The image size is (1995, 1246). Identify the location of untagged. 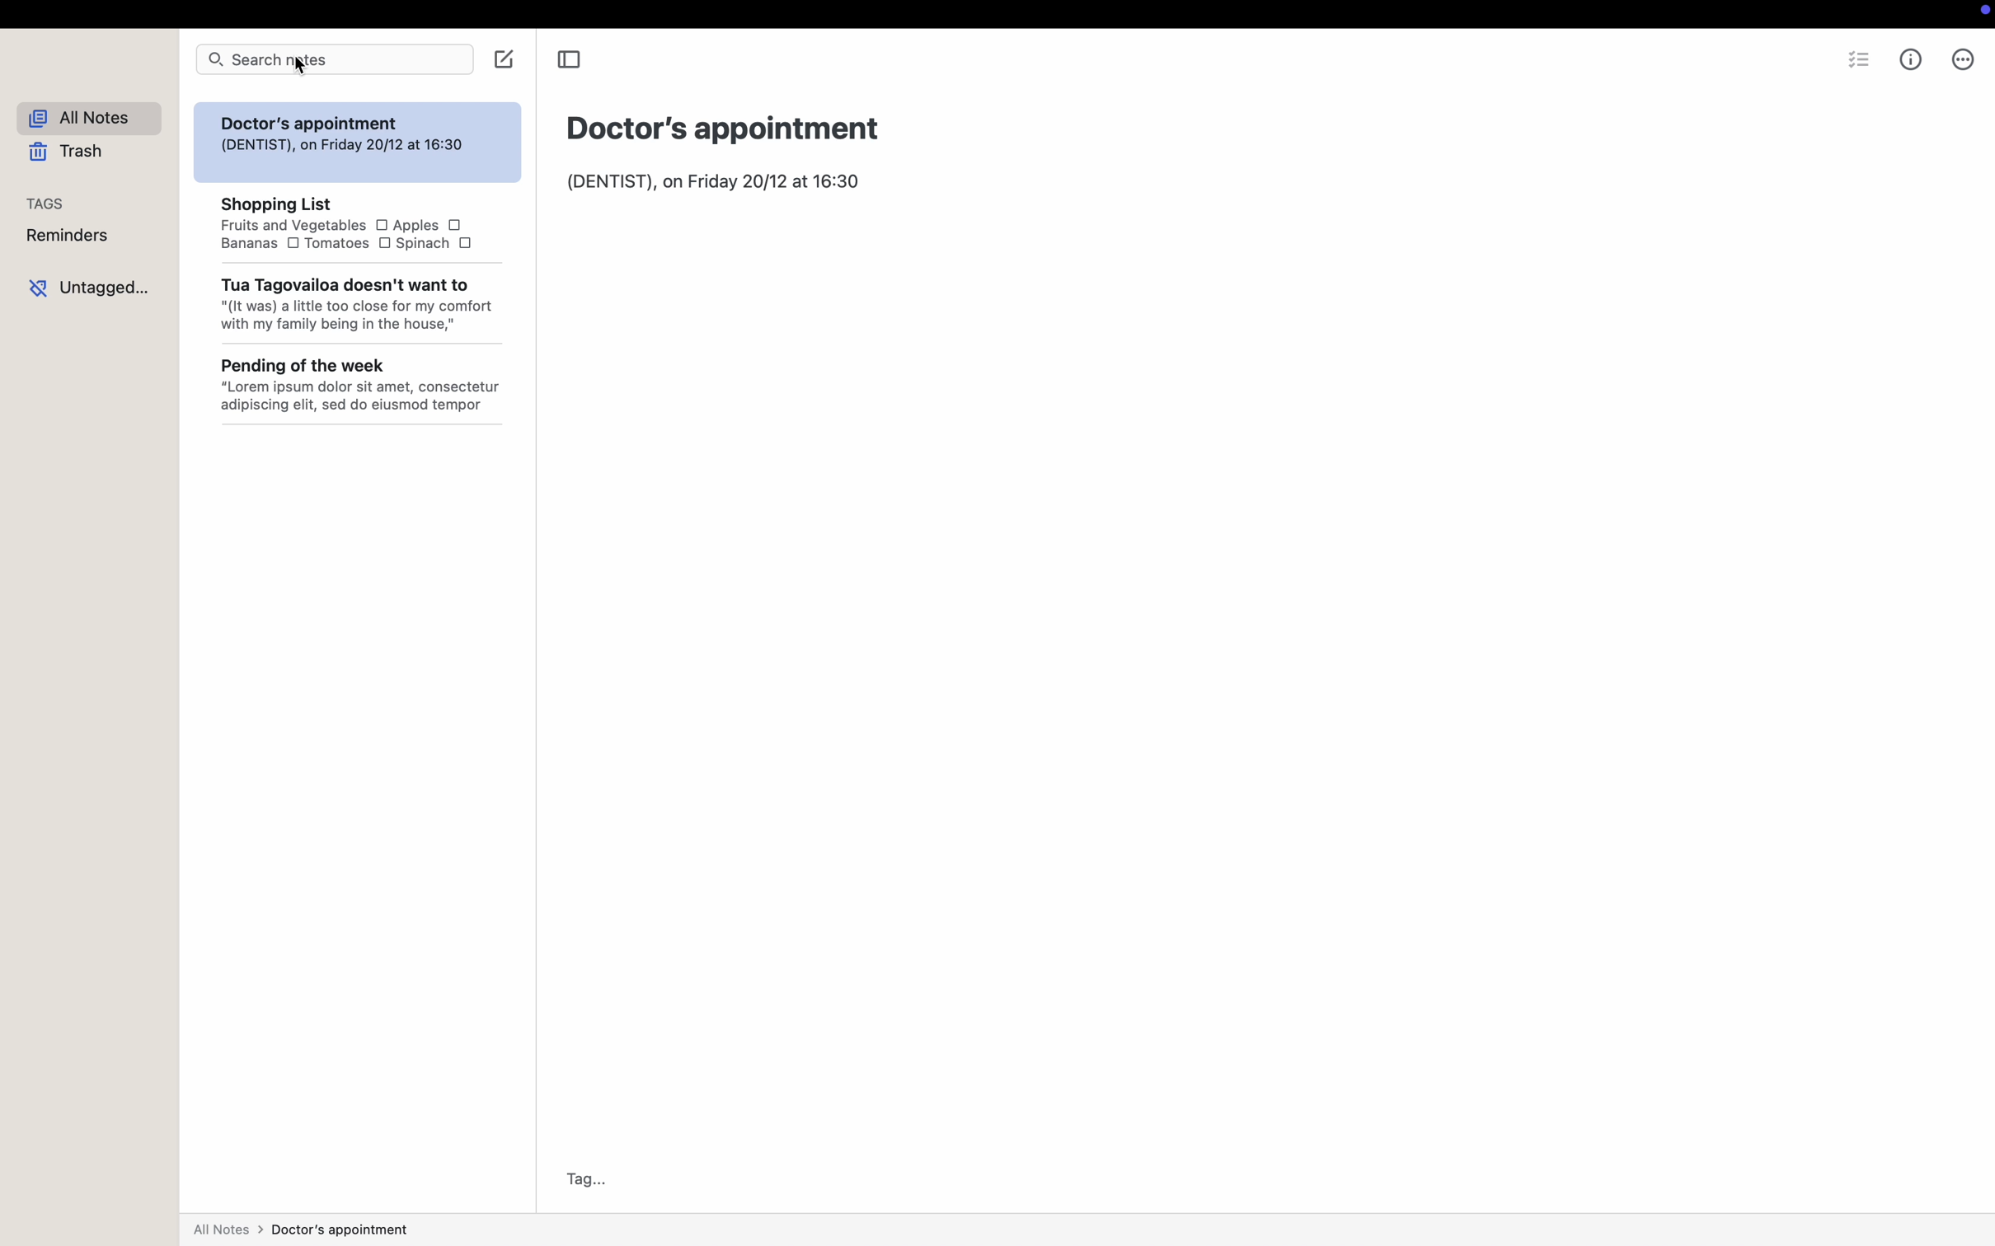
(88, 284).